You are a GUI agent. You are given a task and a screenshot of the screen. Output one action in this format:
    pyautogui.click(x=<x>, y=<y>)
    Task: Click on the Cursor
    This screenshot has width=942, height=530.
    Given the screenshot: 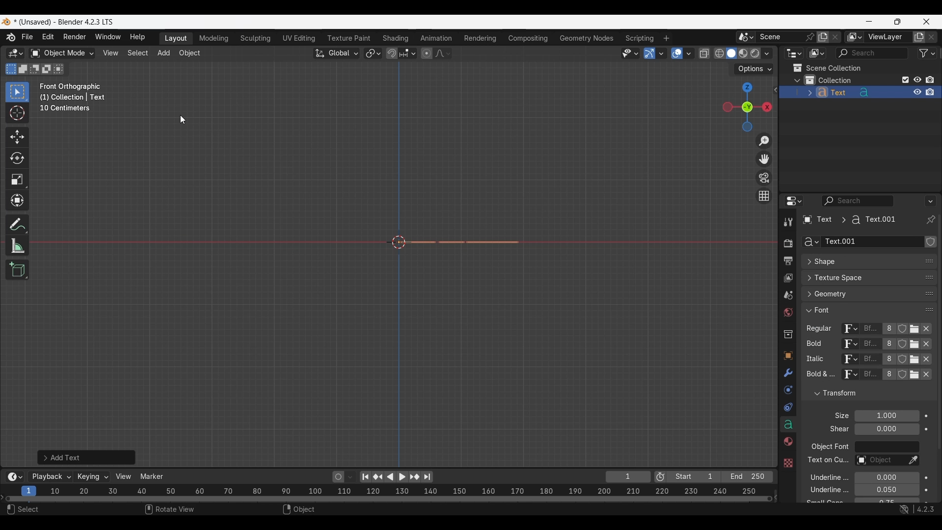 What is the action you would take?
    pyautogui.click(x=17, y=114)
    